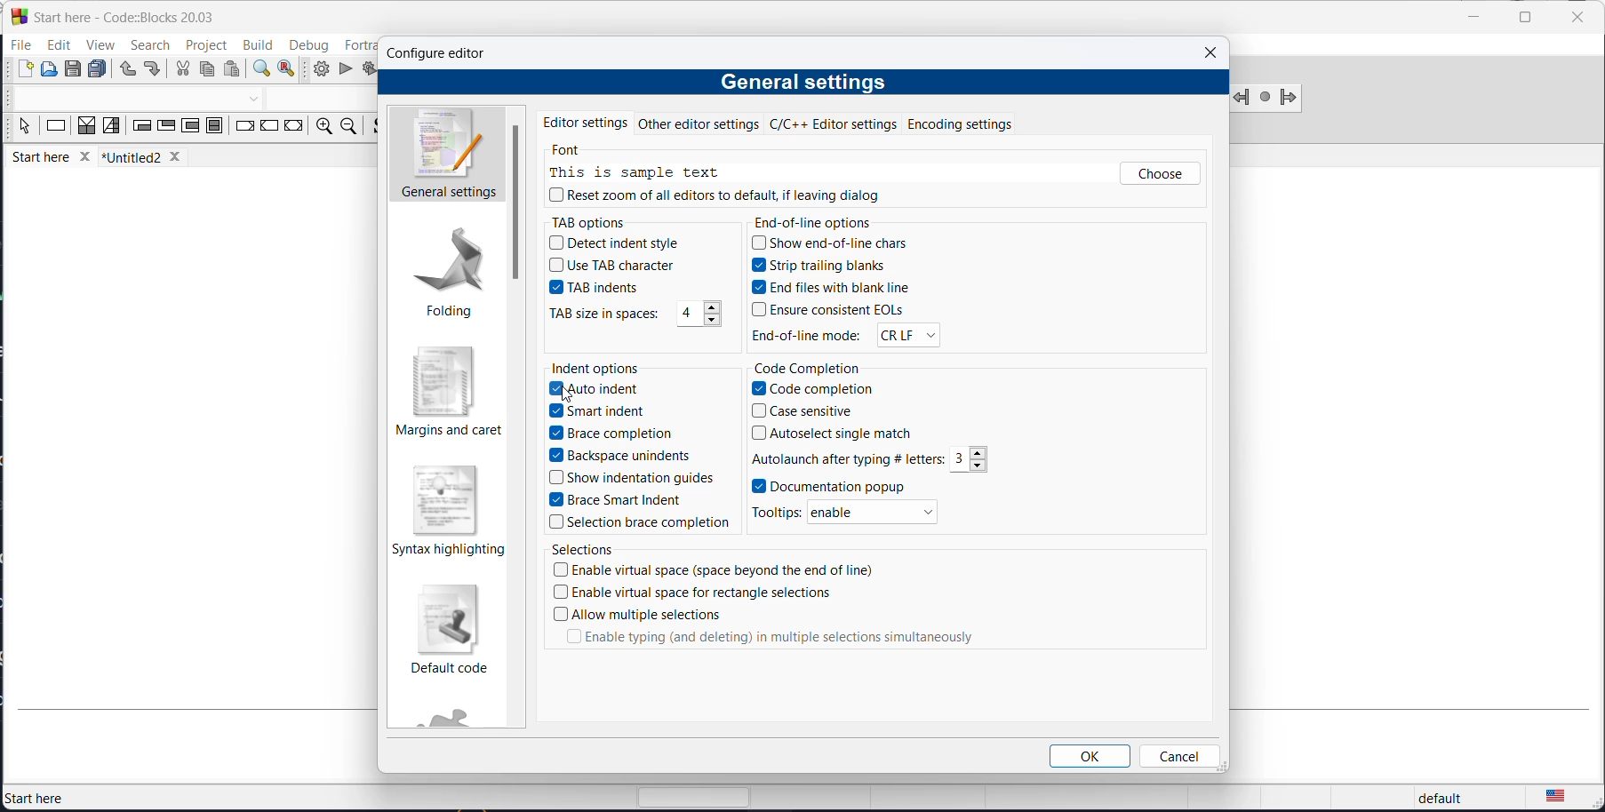 This screenshot has width=1605, height=812. Describe the element at coordinates (628, 499) in the screenshot. I see `brace smart indent checkbox` at that location.